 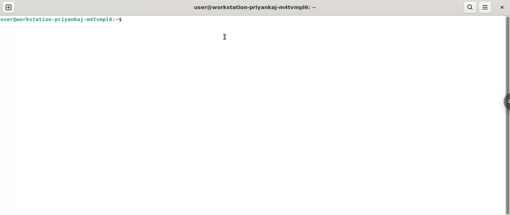 I want to click on new tab, so click(x=9, y=7).